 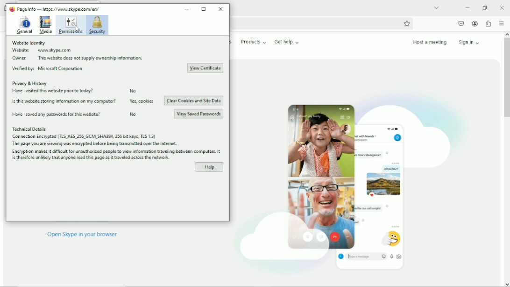 What do you see at coordinates (506, 284) in the screenshot?
I see `scroll down` at bounding box center [506, 284].